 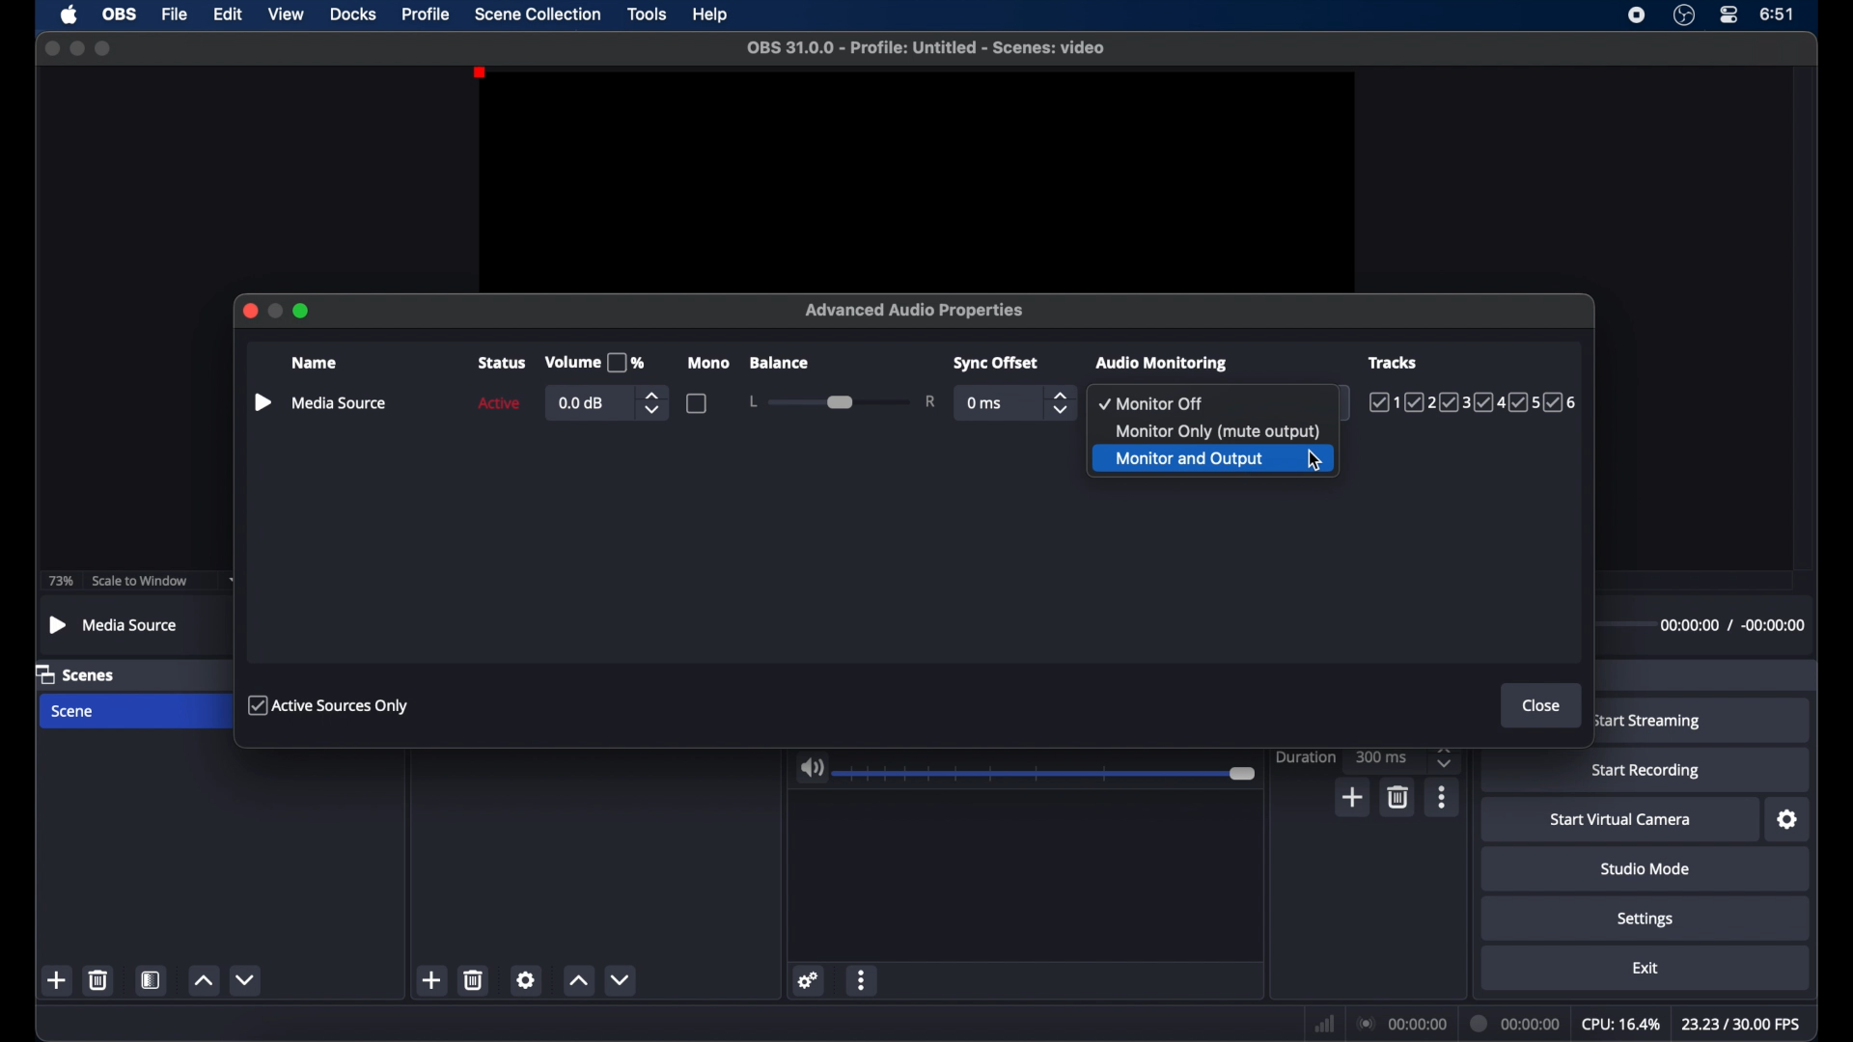 What do you see at coordinates (51, 47) in the screenshot?
I see `close` at bounding box center [51, 47].